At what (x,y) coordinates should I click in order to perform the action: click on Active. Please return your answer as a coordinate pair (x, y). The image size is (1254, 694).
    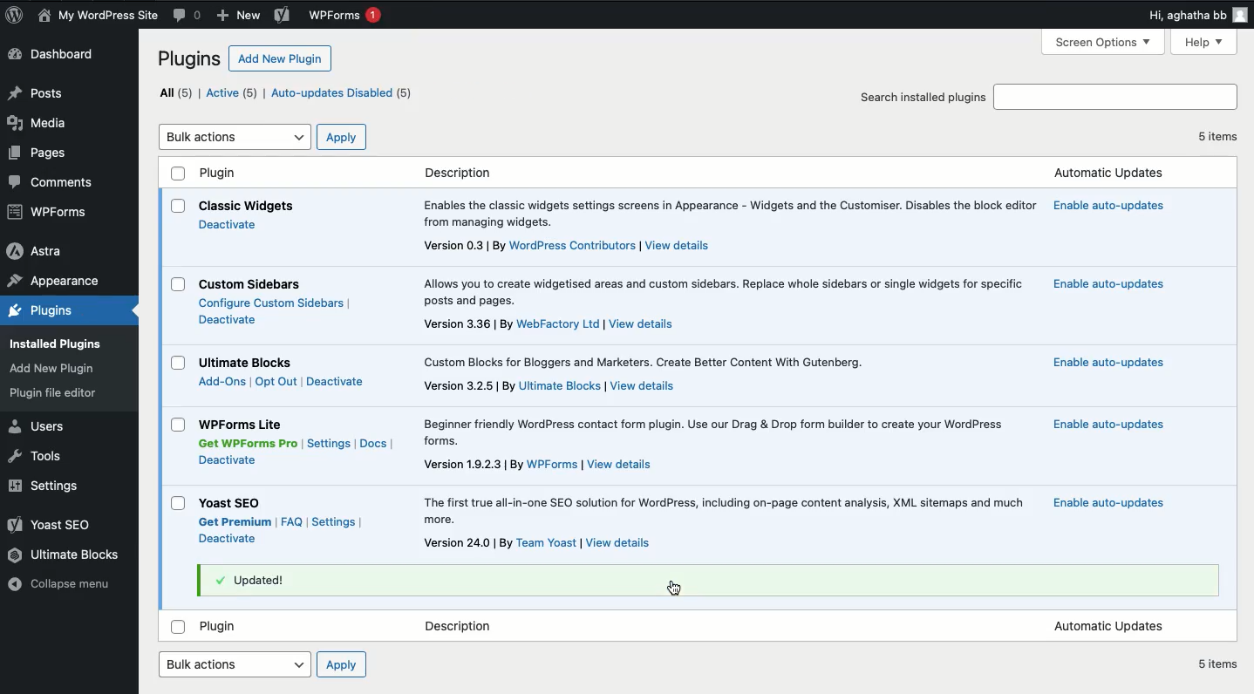
    Looking at the image, I should click on (235, 94).